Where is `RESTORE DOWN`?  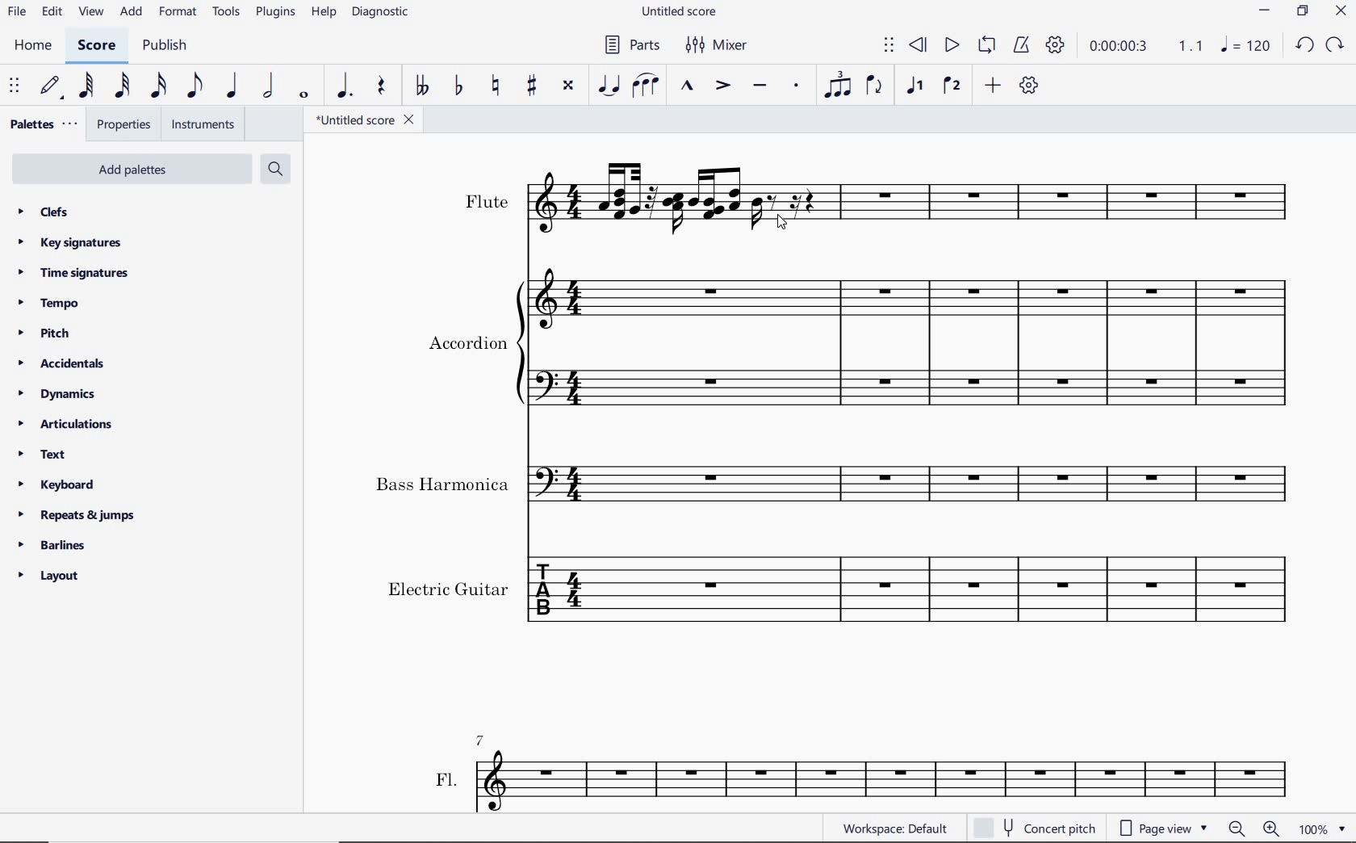 RESTORE DOWN is located at coordinates (1302, 12).